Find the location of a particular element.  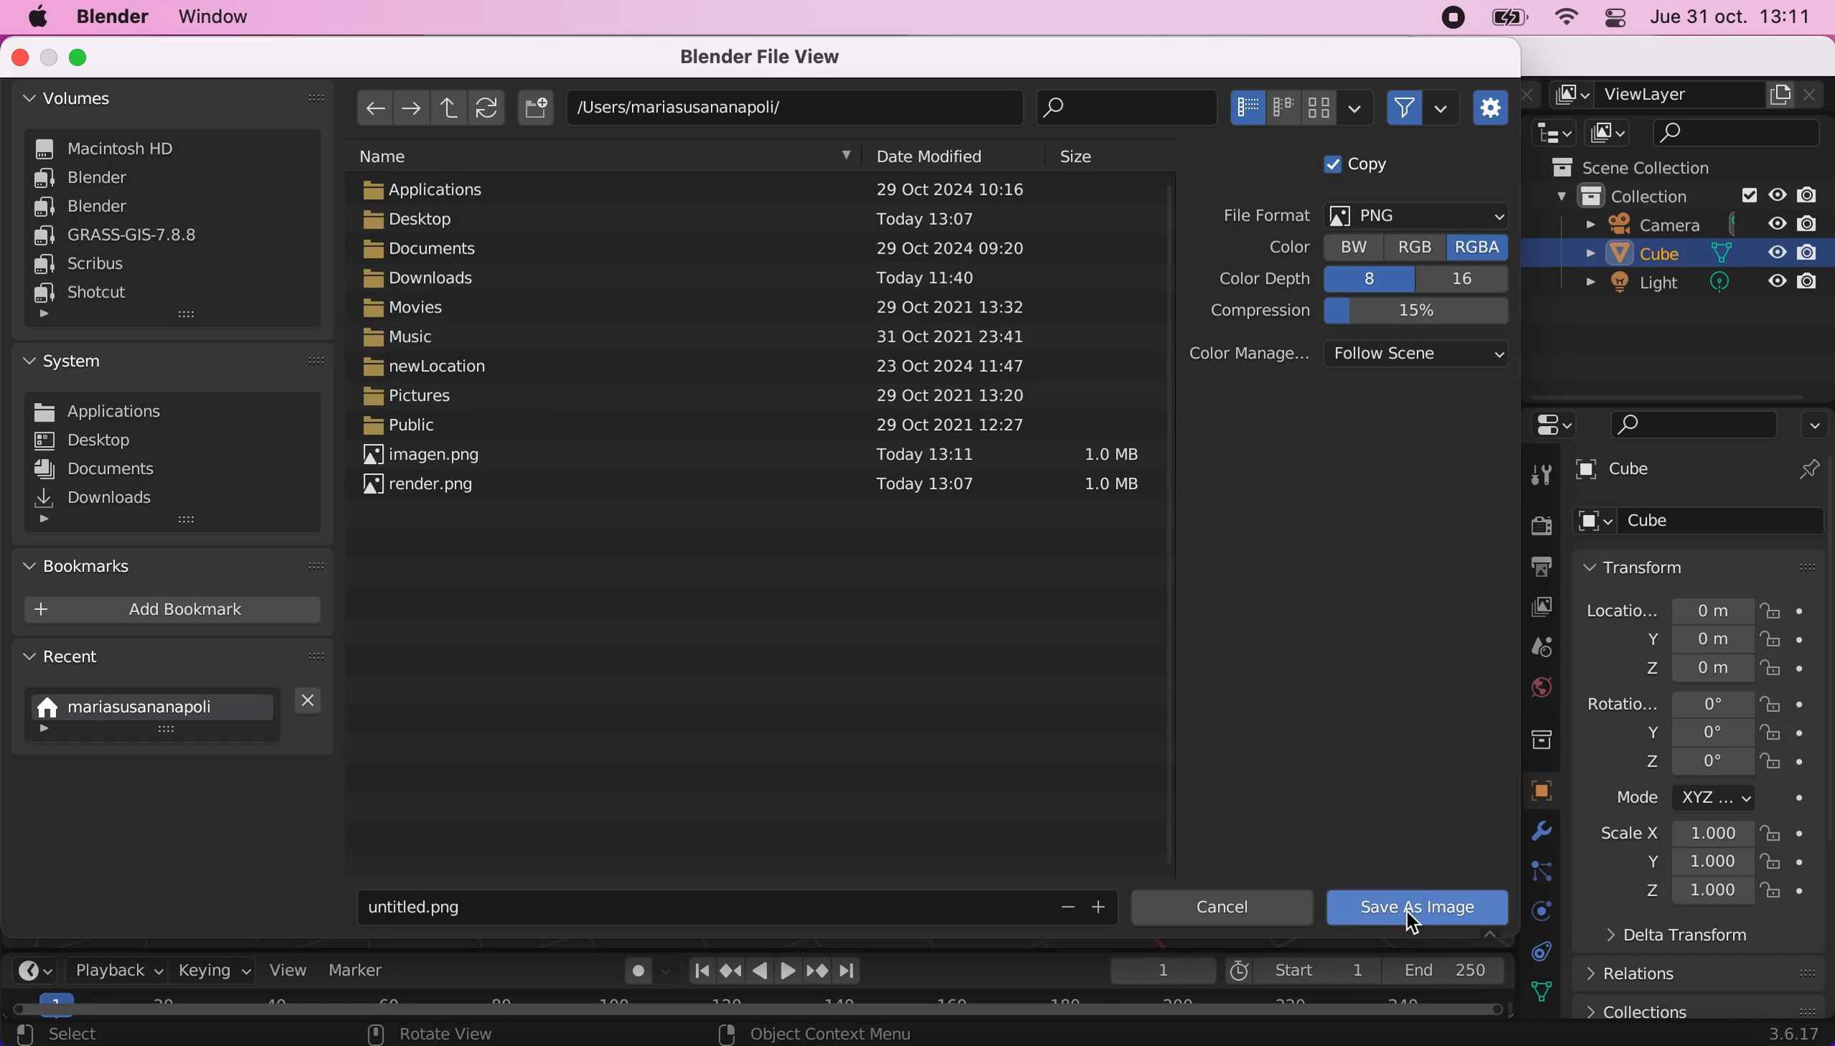

lock is located at coordinates (1786, 703).